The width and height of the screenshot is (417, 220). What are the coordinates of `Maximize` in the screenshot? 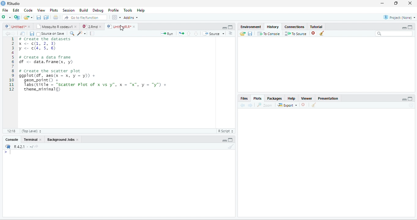 It's located at (231, 140).